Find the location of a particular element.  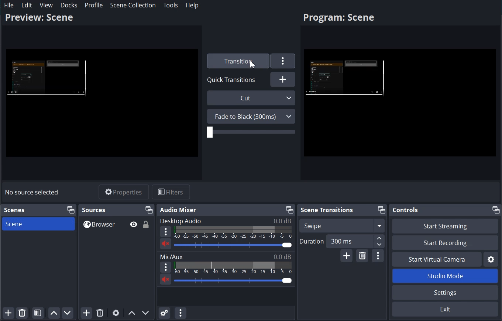

Edit is located at coordinates (27, 5).